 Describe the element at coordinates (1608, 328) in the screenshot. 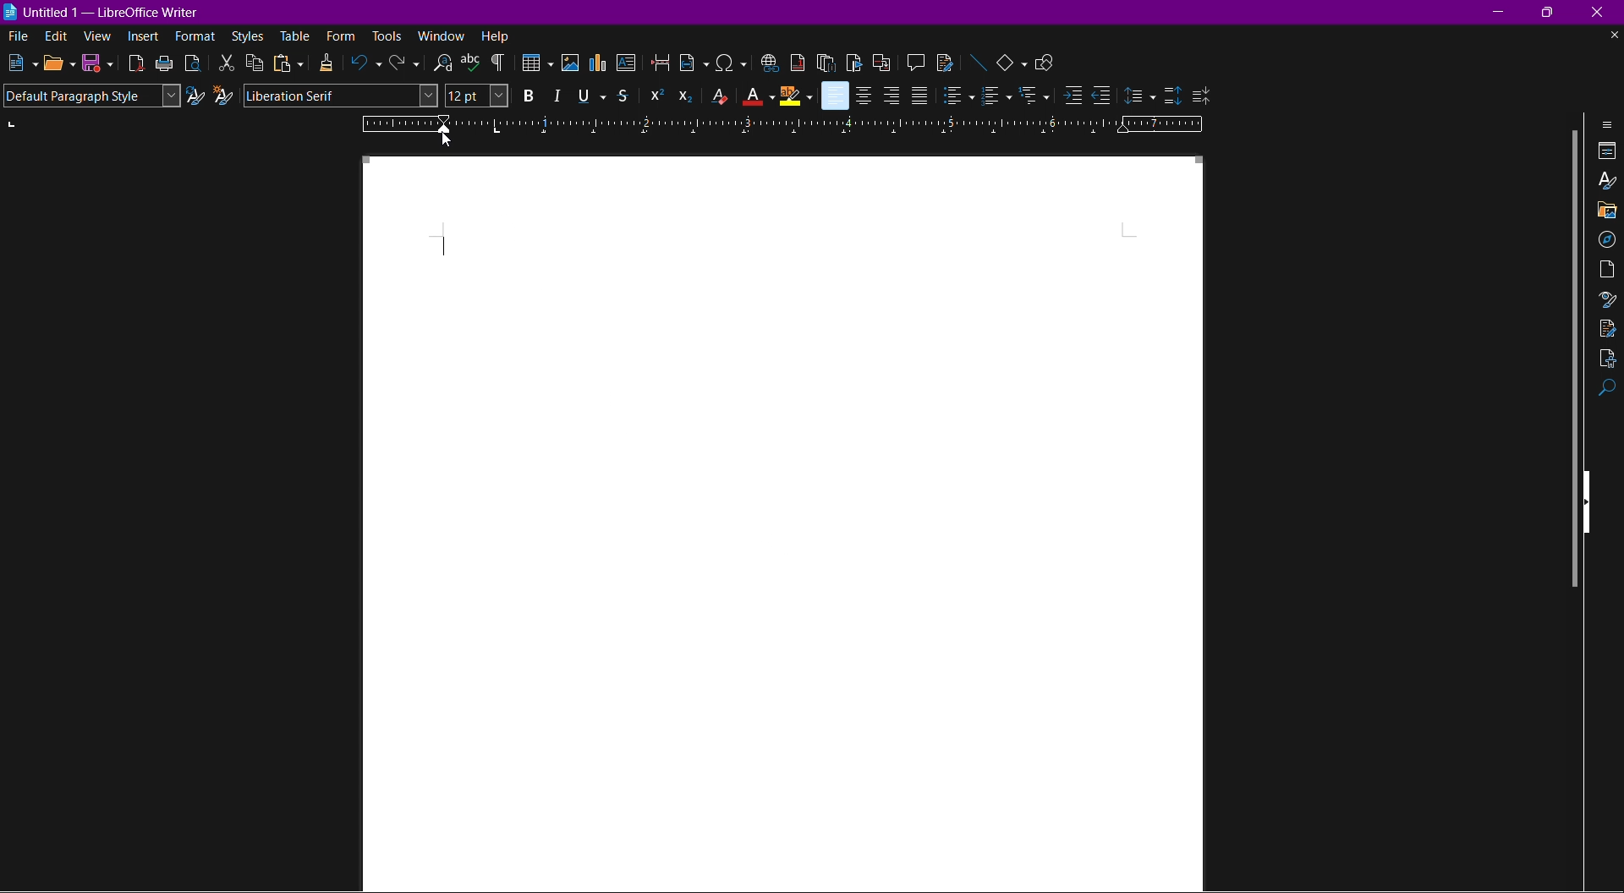

I see `Manage Changes` at that location.